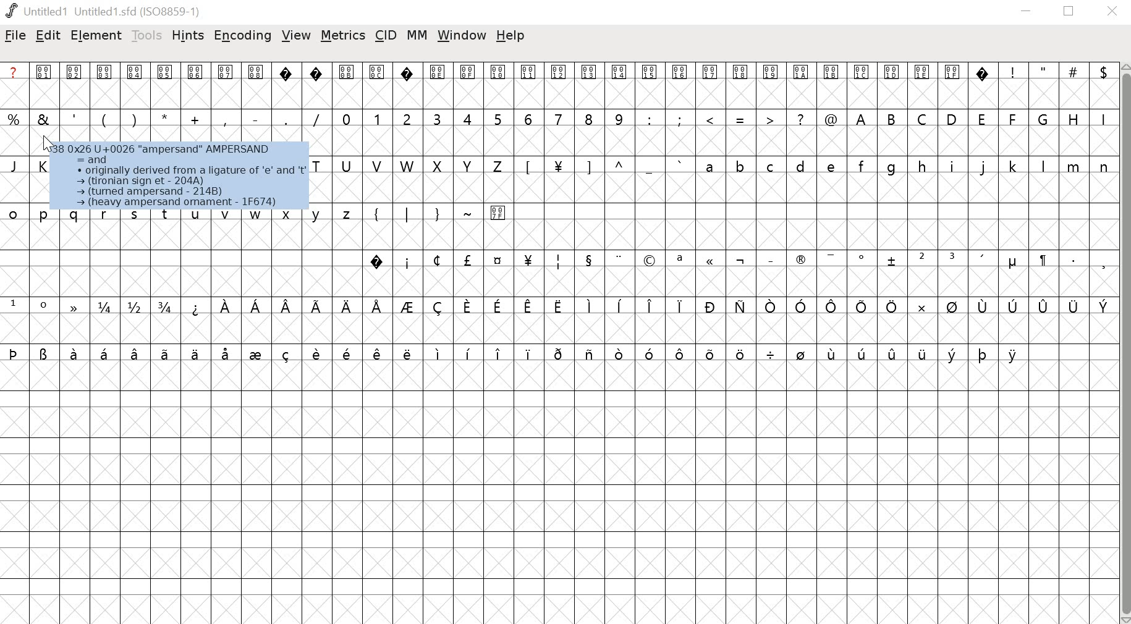 This screenshot has width=1131, height=624. Describe the element at coordinates (590, 353) in the screenshot. I see `symbol` at that location.